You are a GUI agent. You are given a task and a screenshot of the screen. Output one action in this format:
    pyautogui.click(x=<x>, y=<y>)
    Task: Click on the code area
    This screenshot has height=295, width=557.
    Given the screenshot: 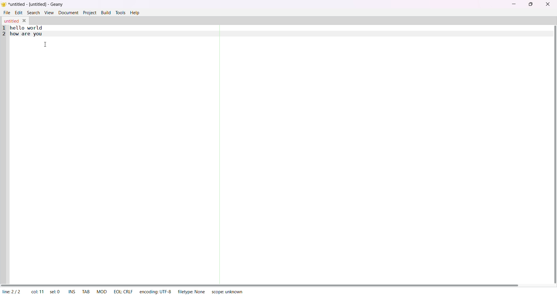 What is the action you would take?
    pyautogui.click(x=275, y=162)
    